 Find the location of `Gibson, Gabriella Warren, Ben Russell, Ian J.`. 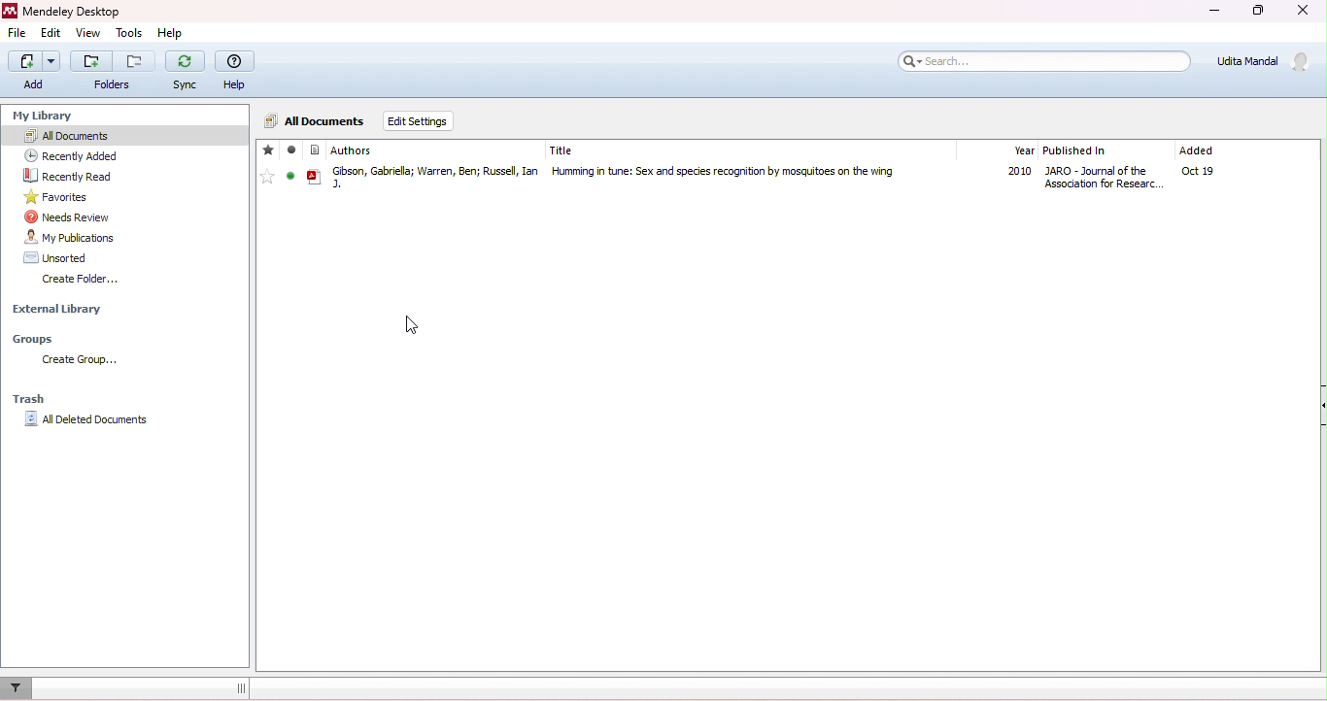

Gibson, Gabriella Warren, Ben Russell, Ian J. is located at coordinates (434, 178).